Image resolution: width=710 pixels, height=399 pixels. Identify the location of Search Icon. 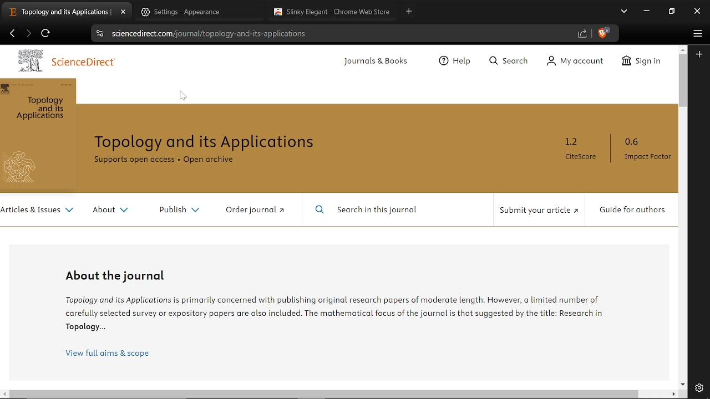
(320, 210).